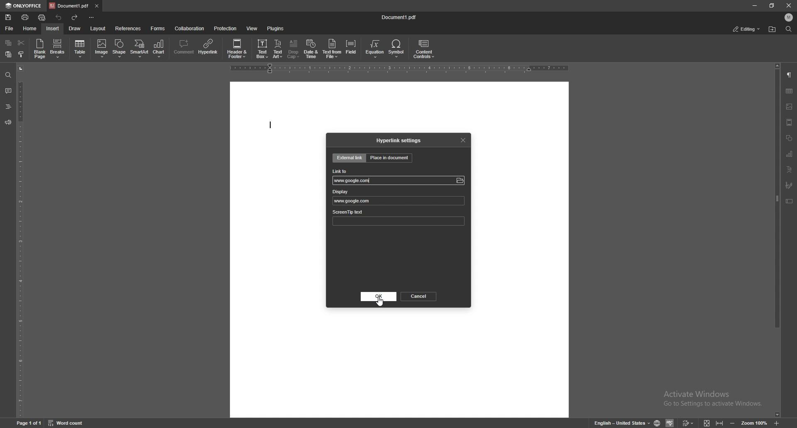  What do you see at coordinates (60, 18) in the screenshot?
I see `undo` at bounding box center [60, 18].